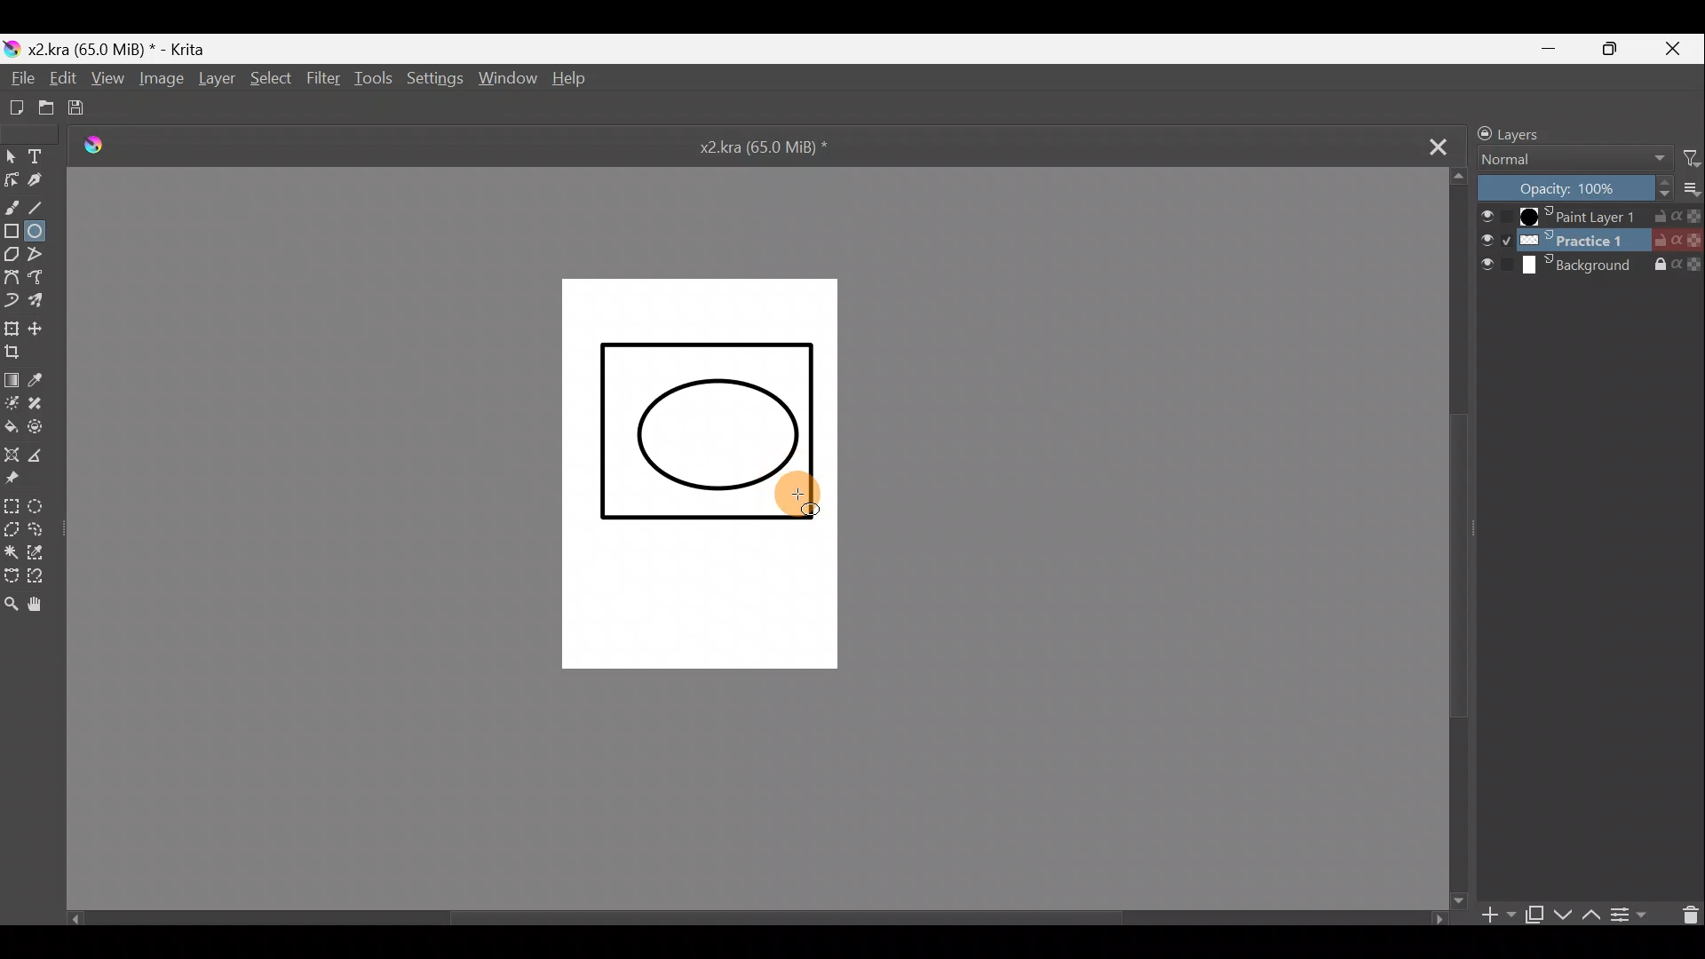 The width and height of the screenshot is (1705, 959). I want to click on Elliptical selection tool, so click(40, 505).